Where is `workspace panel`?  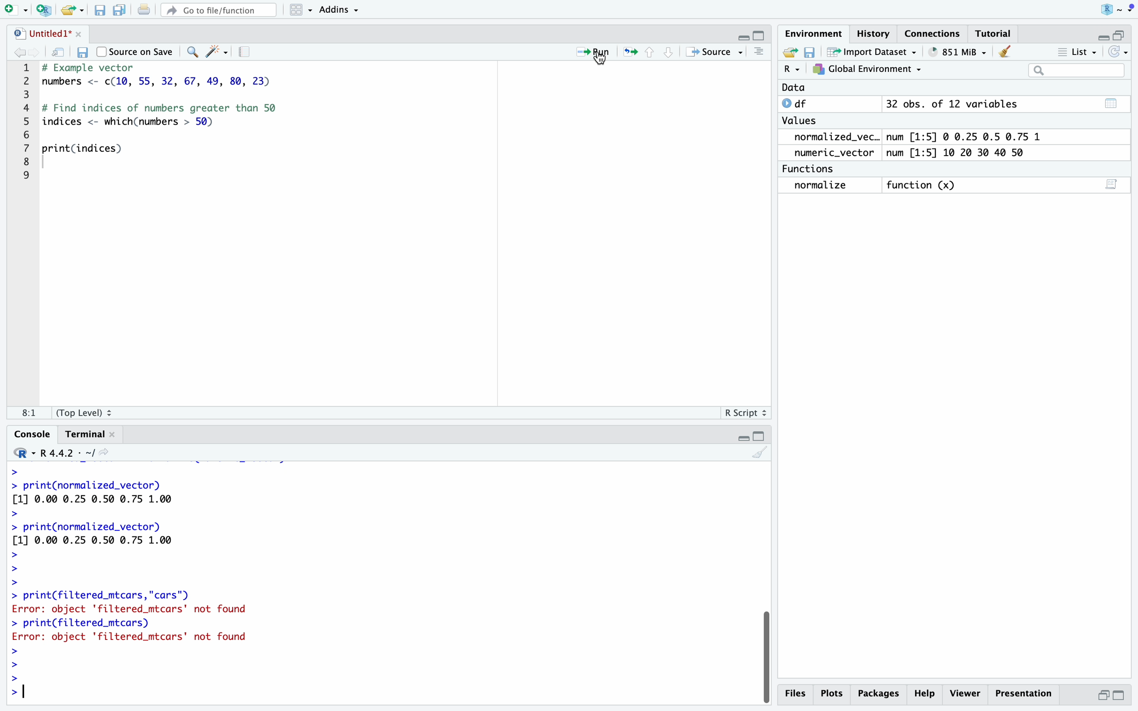 workspace panel is located at coordinates (296, 10).